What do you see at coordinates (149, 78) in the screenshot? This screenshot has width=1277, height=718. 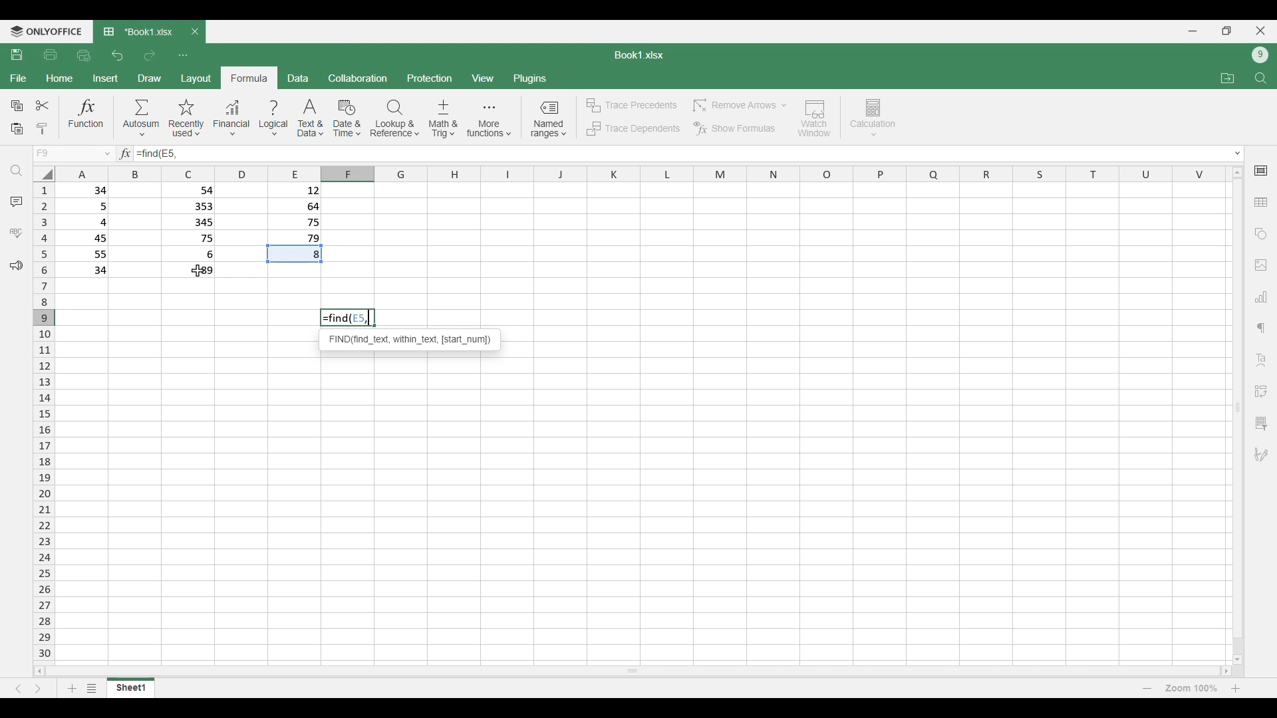 I see `Draw menu` at bounding box center [149, 78].